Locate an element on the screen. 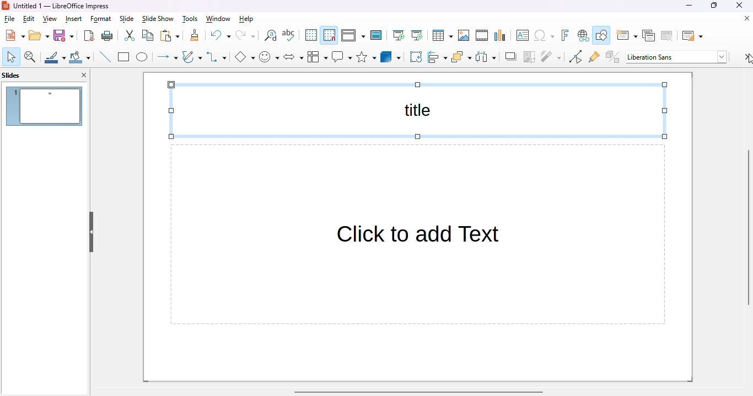 This screenshot has height=396, width=753. lines and arrows is located at coordinates (166, 57).